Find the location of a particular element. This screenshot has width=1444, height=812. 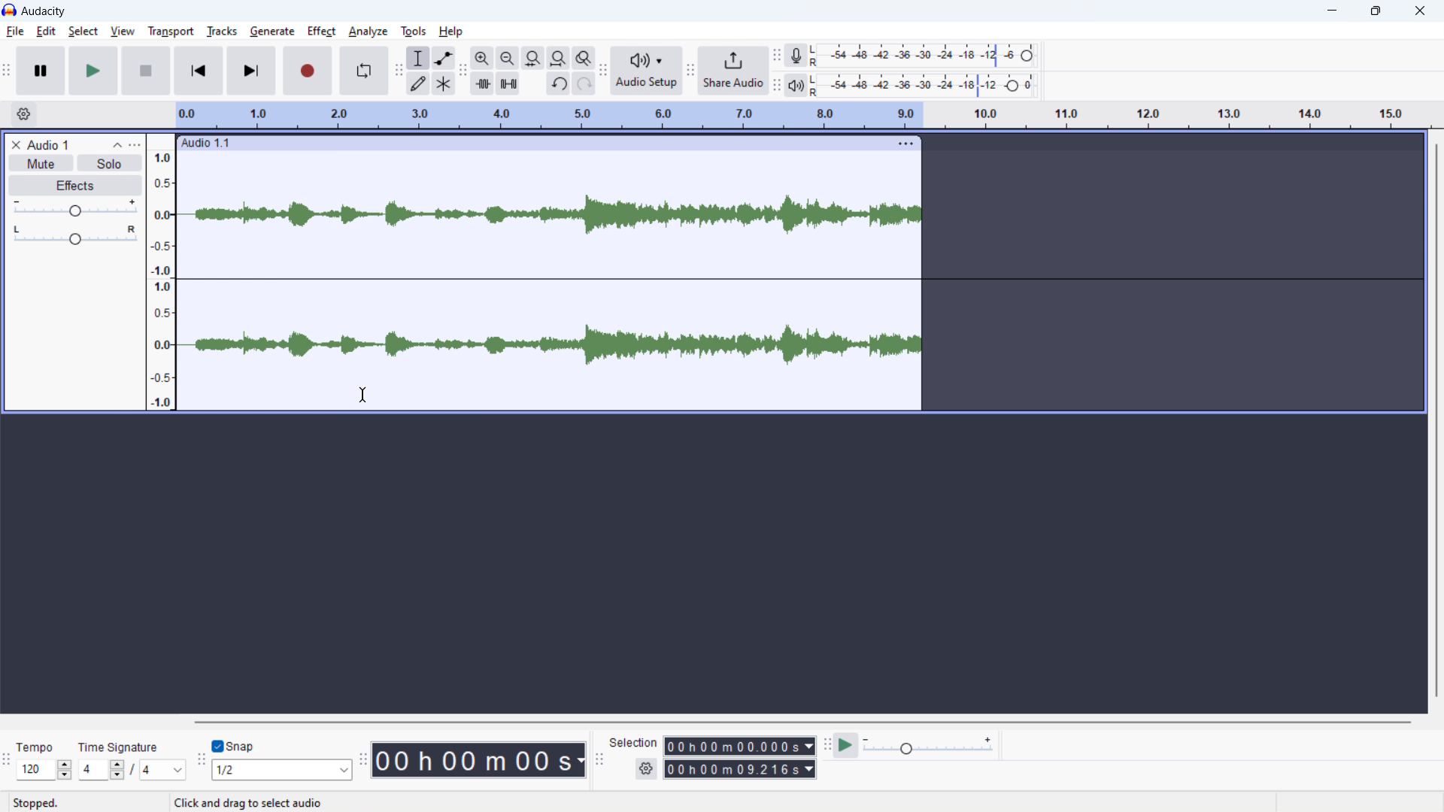

toggle snap is located at coordinates (235, 747).